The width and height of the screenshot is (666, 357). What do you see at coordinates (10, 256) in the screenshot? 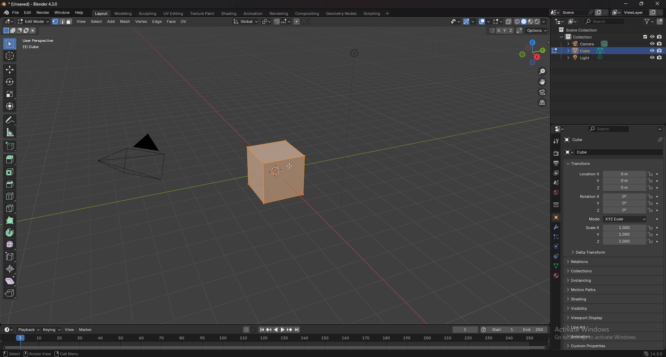
I see `edge slide` at bounding box center [10, 256].